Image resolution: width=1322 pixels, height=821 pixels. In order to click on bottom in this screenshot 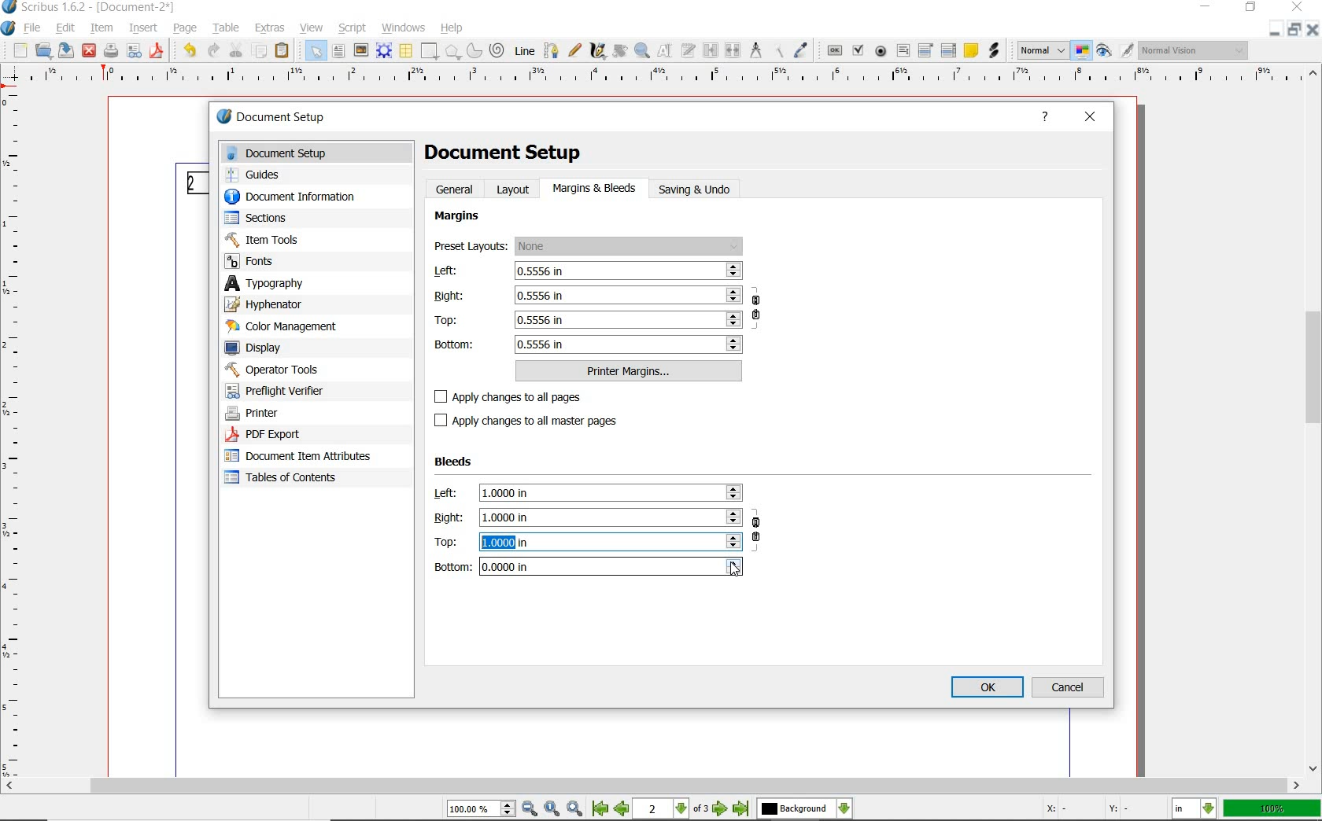, I will do `click(589, 344)`.